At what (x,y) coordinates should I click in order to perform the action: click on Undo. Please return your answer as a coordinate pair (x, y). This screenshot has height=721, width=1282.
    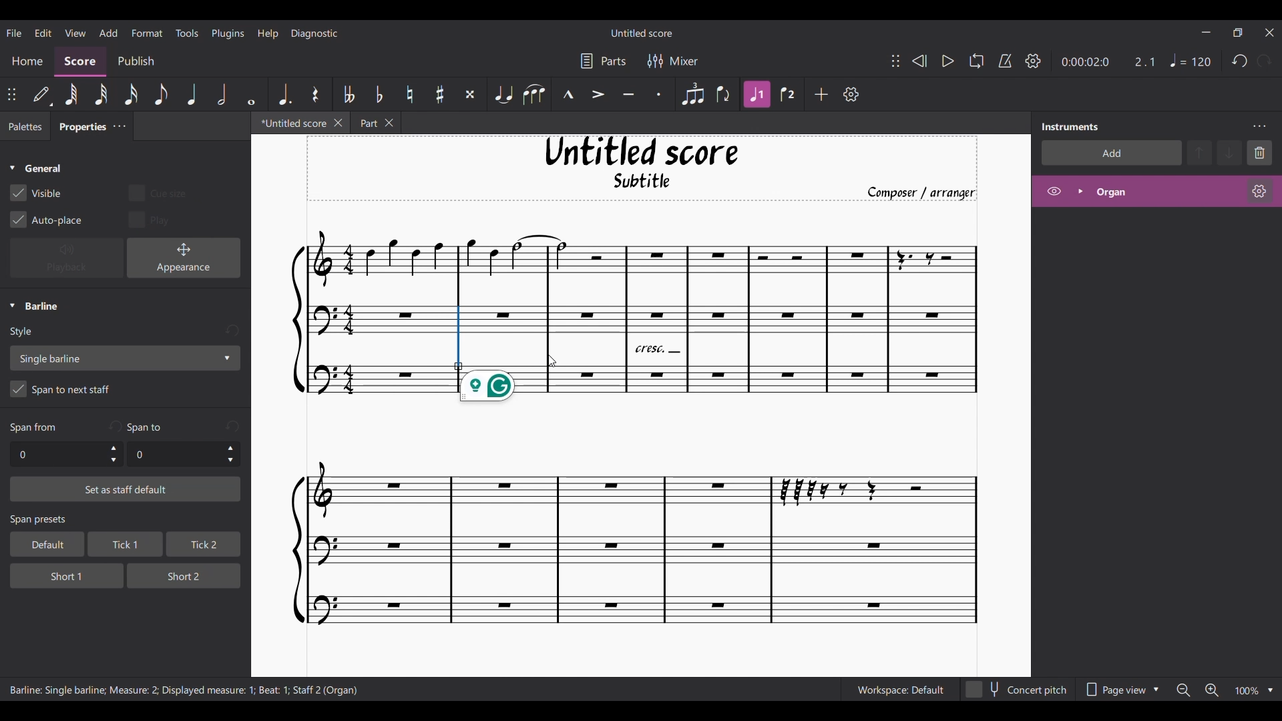
    Looking at the image, I should click on (1240, 61).